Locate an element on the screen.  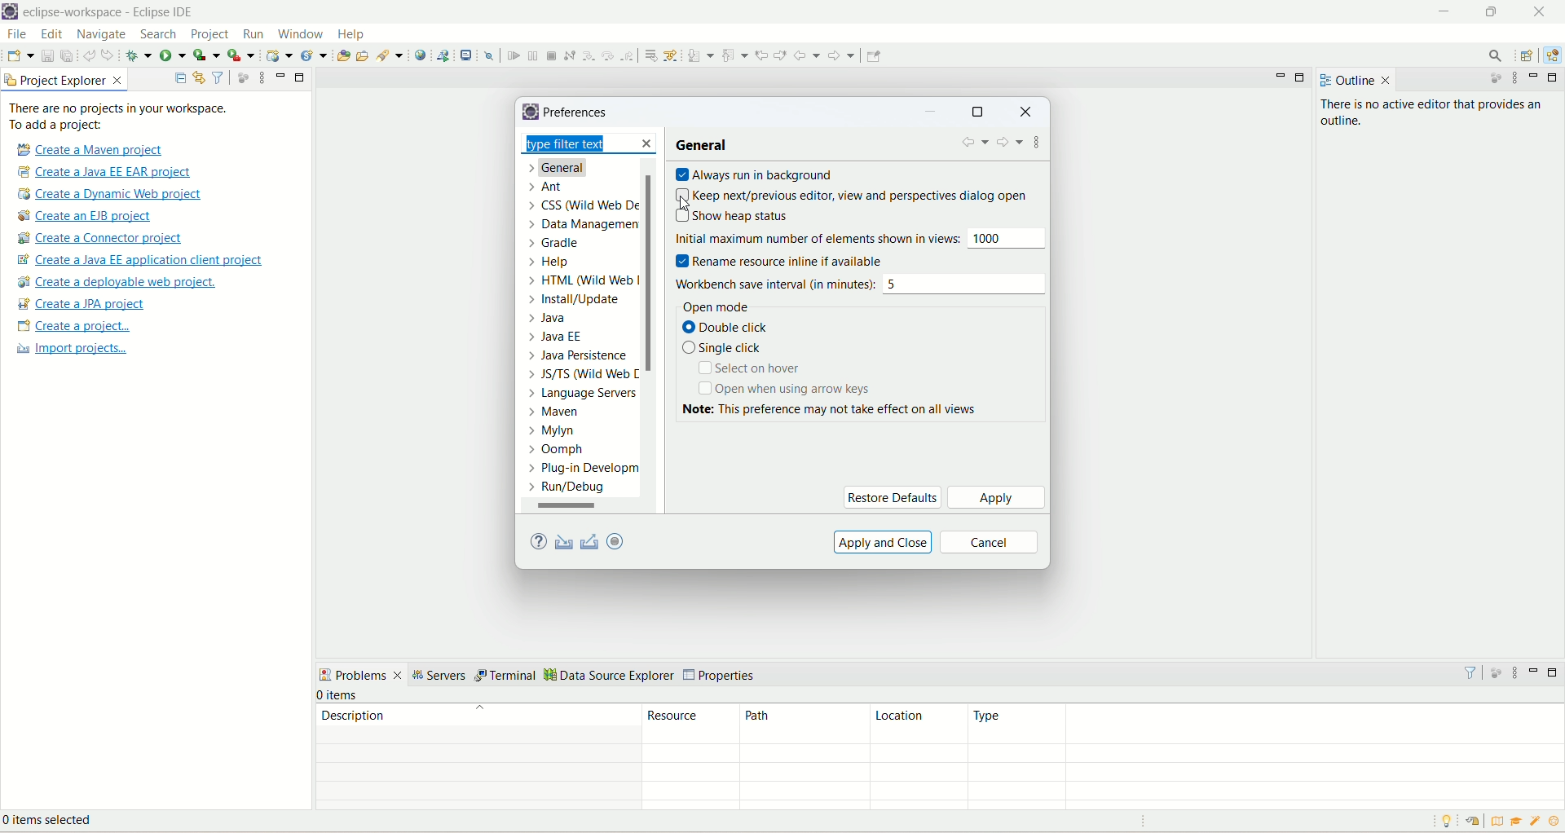
Instal/update is located at coordinates (575, 301).